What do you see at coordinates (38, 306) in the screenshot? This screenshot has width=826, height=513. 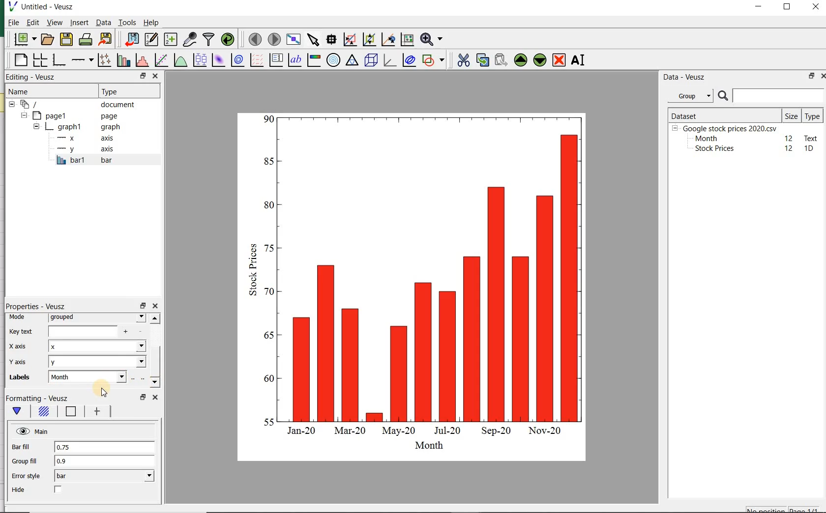 I see `Properties - Veusz` at bounding box center [38, 306].